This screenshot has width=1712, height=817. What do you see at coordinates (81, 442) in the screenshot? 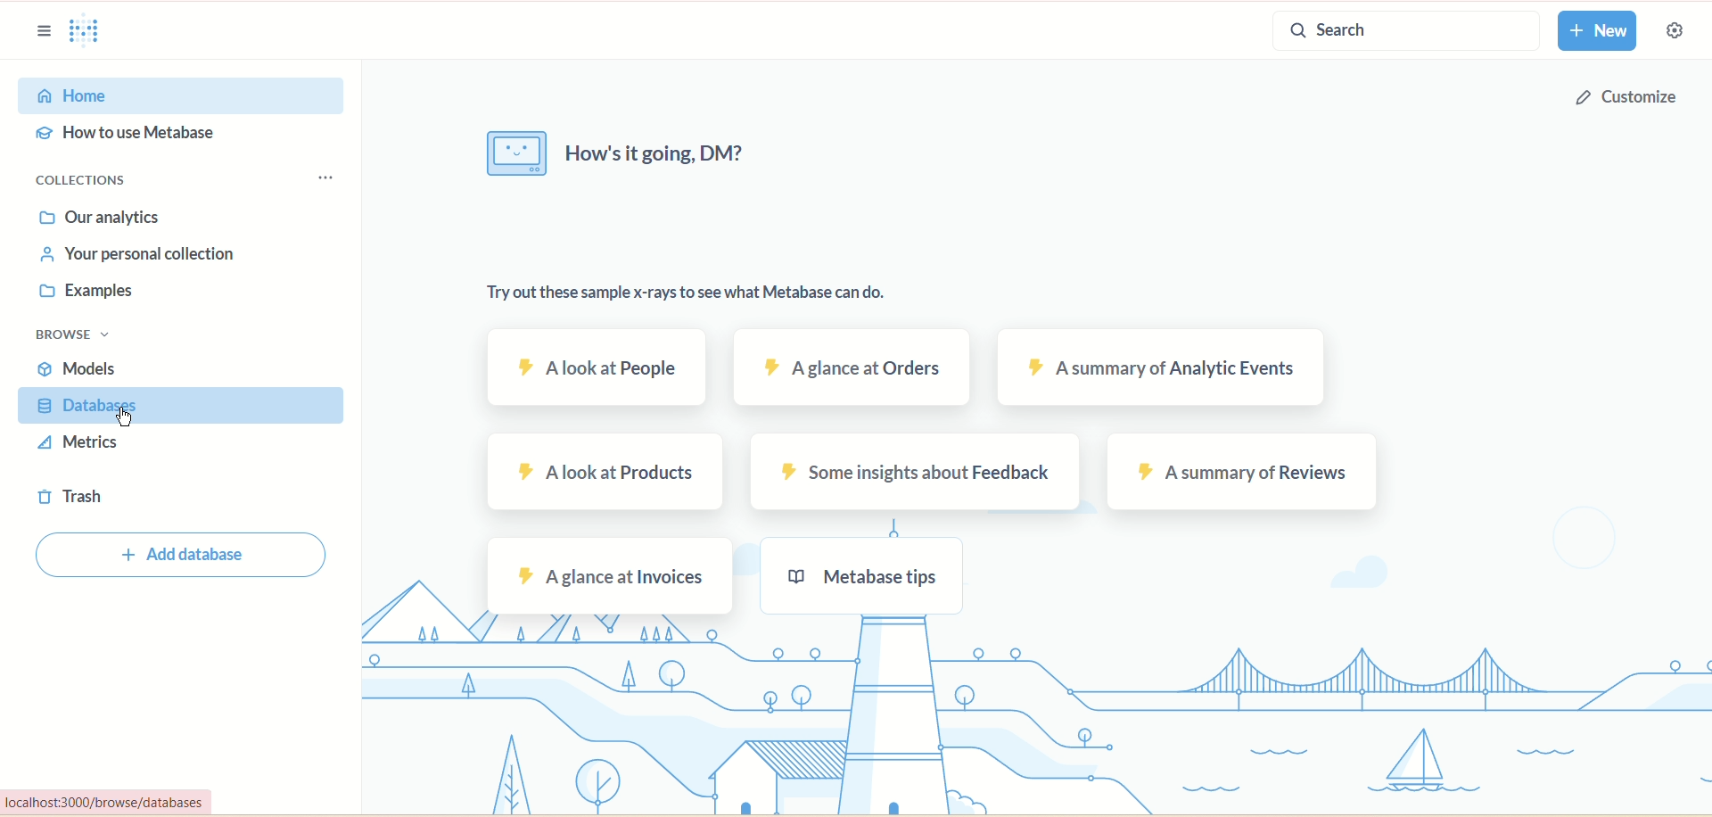
I see `metrics` at bounding box center [81, 442].